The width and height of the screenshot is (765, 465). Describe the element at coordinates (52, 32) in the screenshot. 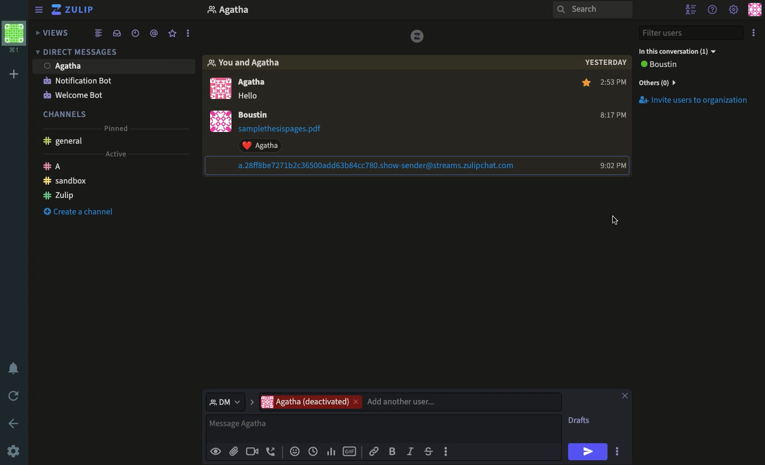

I see `Views` at that location.